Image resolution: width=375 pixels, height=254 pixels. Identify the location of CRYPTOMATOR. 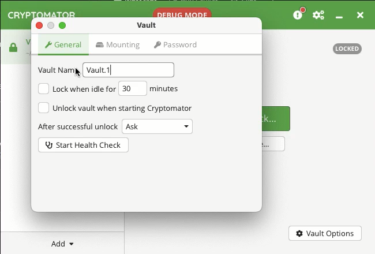
(42, 13).